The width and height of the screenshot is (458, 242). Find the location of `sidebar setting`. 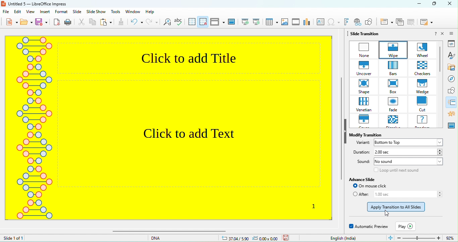

sidebar setting is located at coordinates (453, 32).